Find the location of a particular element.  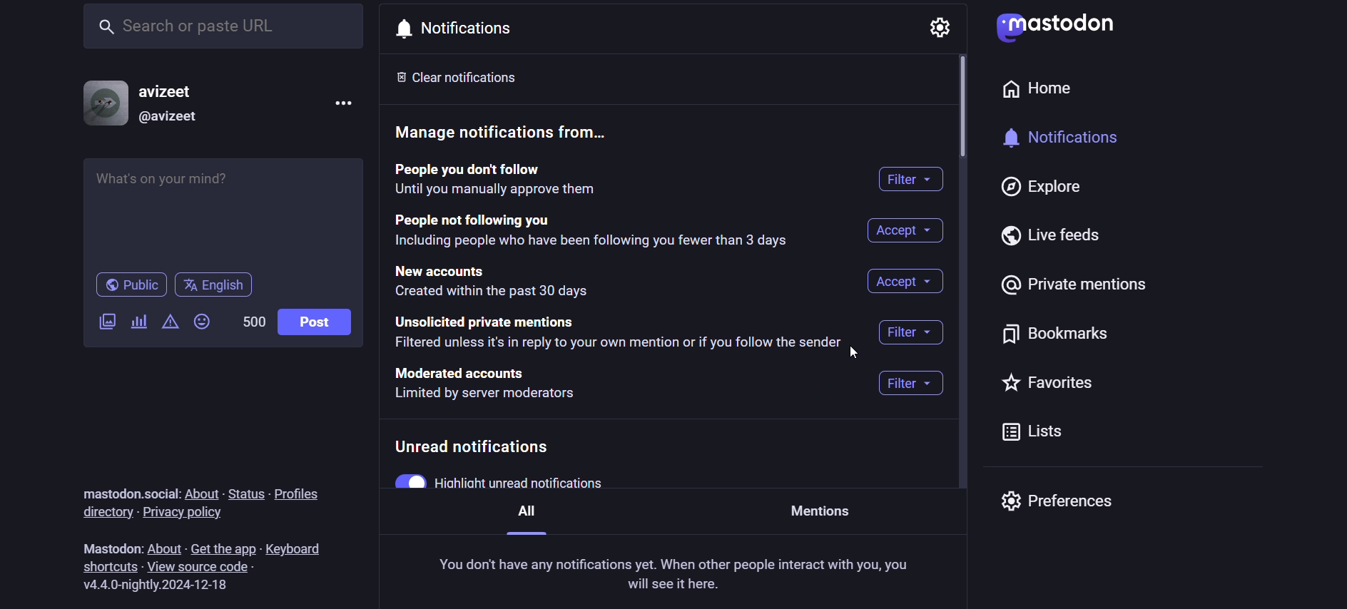

Manage notifications from... is located at coordinates (502, 131).